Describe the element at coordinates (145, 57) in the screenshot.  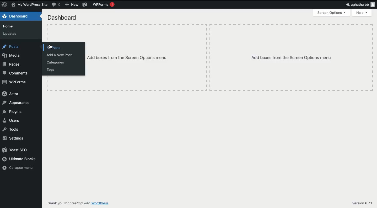
I see `Add boxes from screen options menu ` at that location.